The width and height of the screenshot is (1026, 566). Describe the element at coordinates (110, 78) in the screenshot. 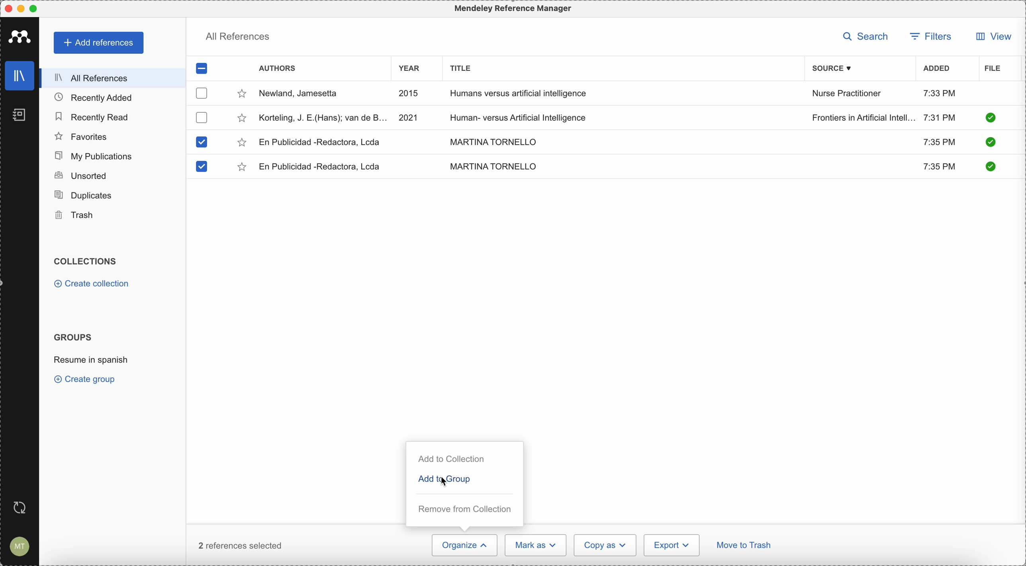

I see `all references` at that location.